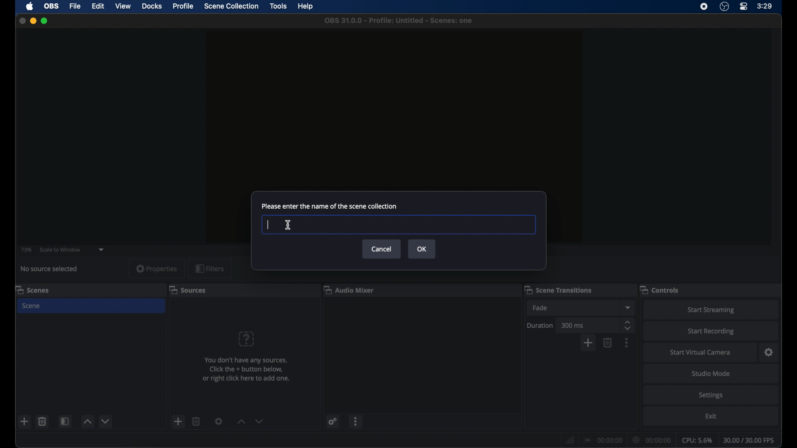  What do you see at coordinates (332, 421) in the screenshot?
I see `settings` at bounding box center [332, 421].